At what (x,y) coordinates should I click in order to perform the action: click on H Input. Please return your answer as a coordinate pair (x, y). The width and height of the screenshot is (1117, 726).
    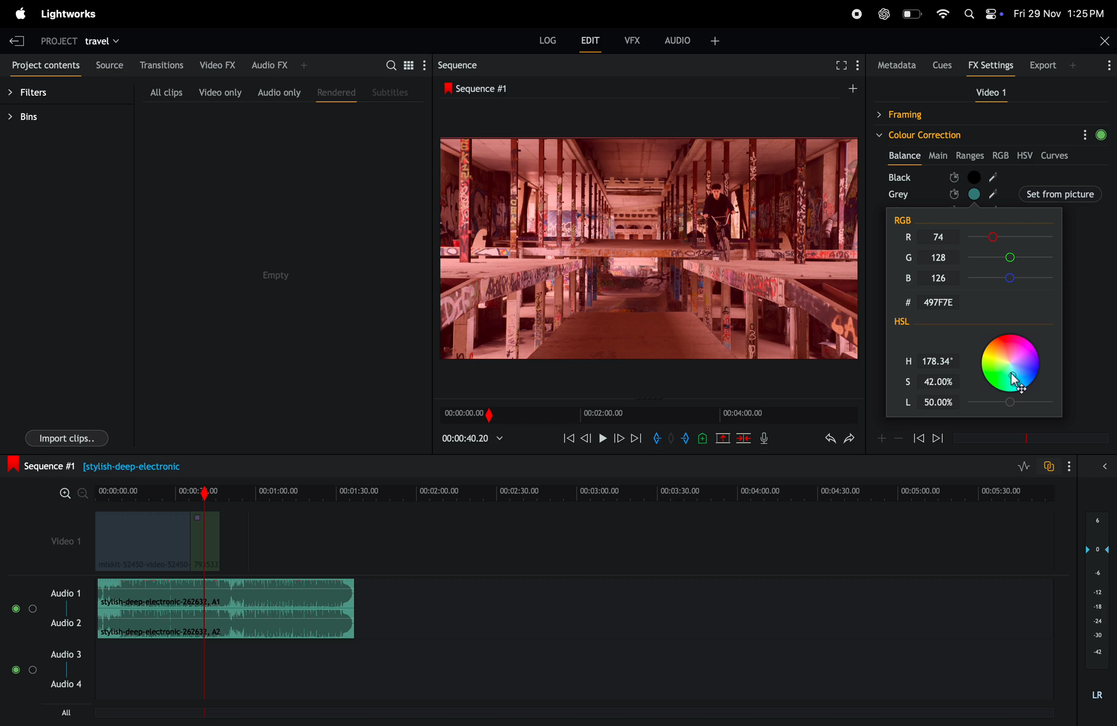
    Looking at the image, I should click on (940, 360).